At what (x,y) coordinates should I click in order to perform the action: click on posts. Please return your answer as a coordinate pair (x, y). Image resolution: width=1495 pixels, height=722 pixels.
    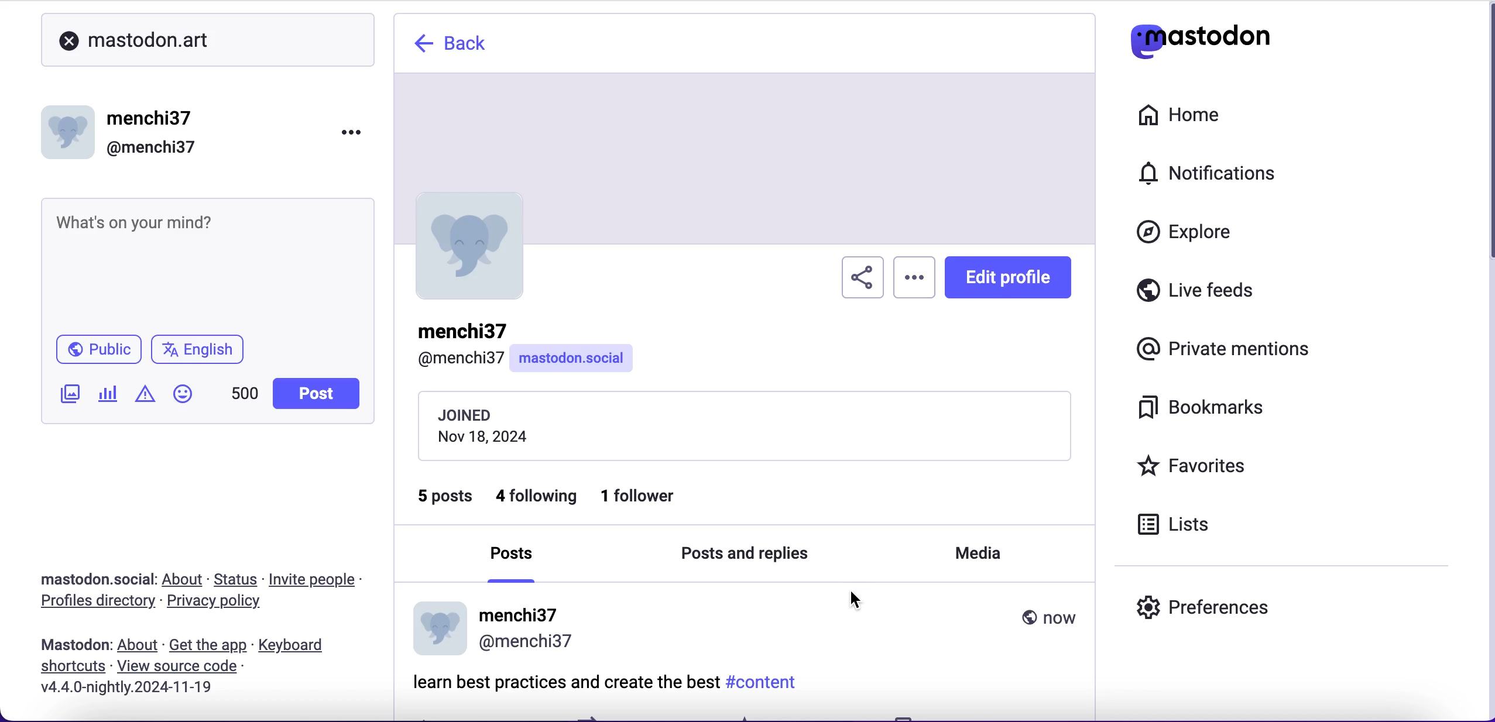
    Looking at the image, I should click on (512, 556).